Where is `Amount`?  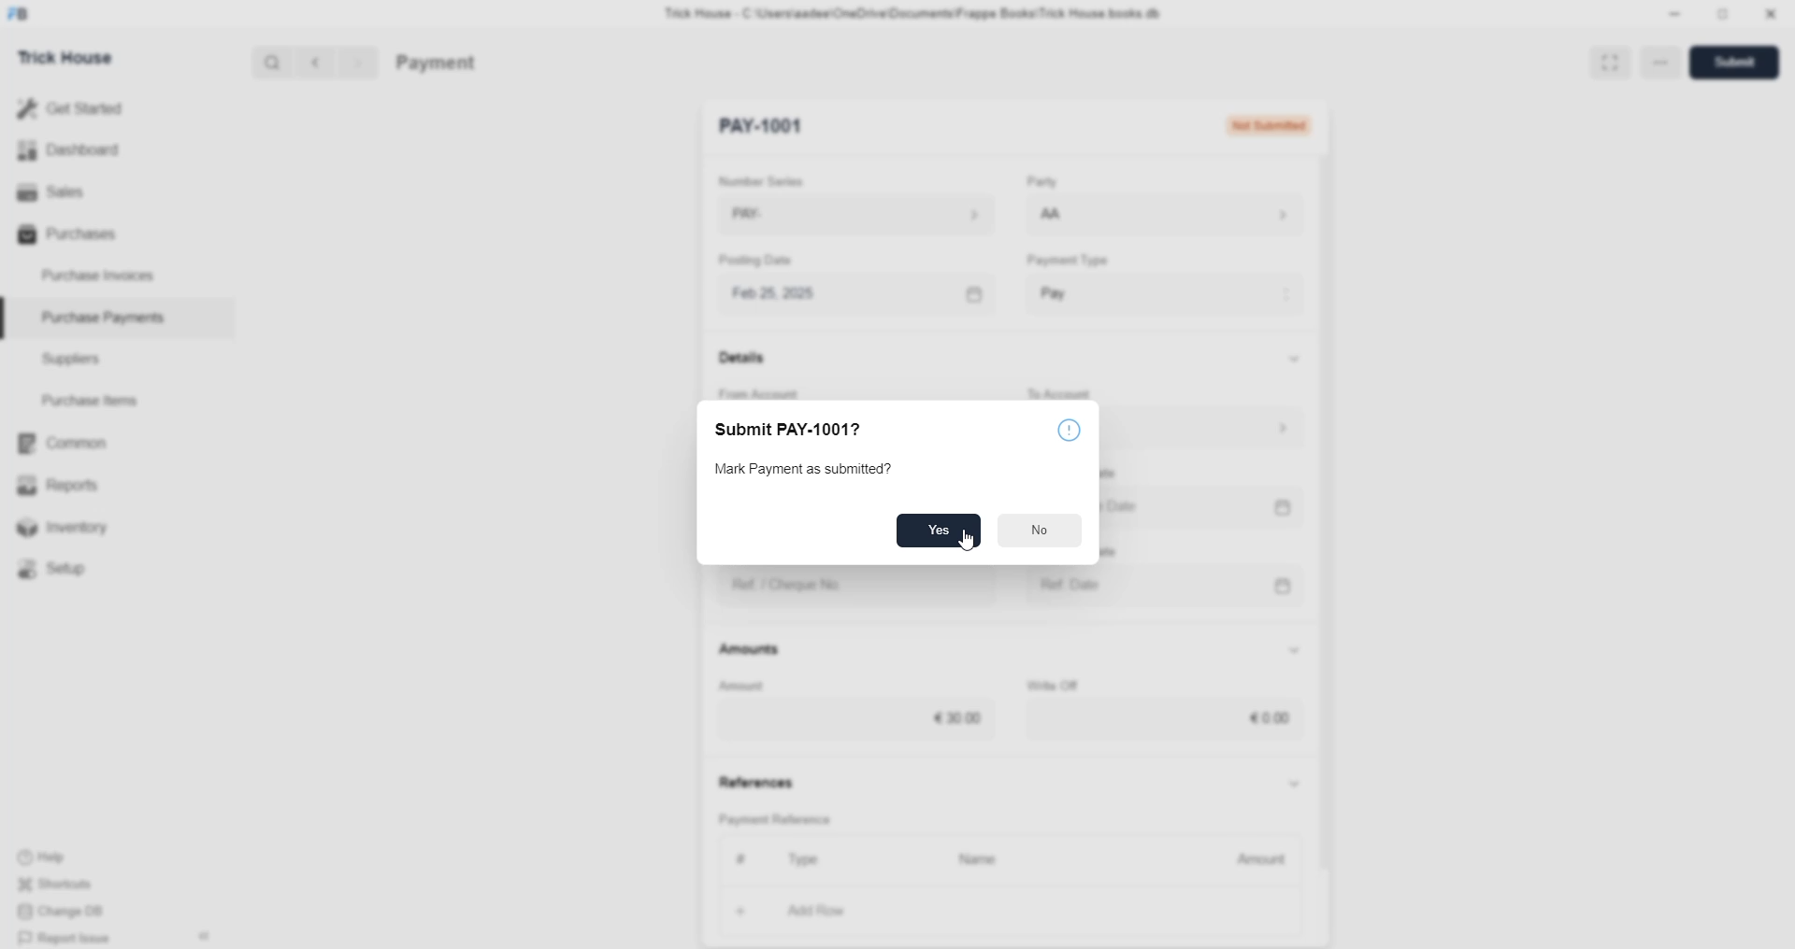 Amount is located at coordinates (762, 683).